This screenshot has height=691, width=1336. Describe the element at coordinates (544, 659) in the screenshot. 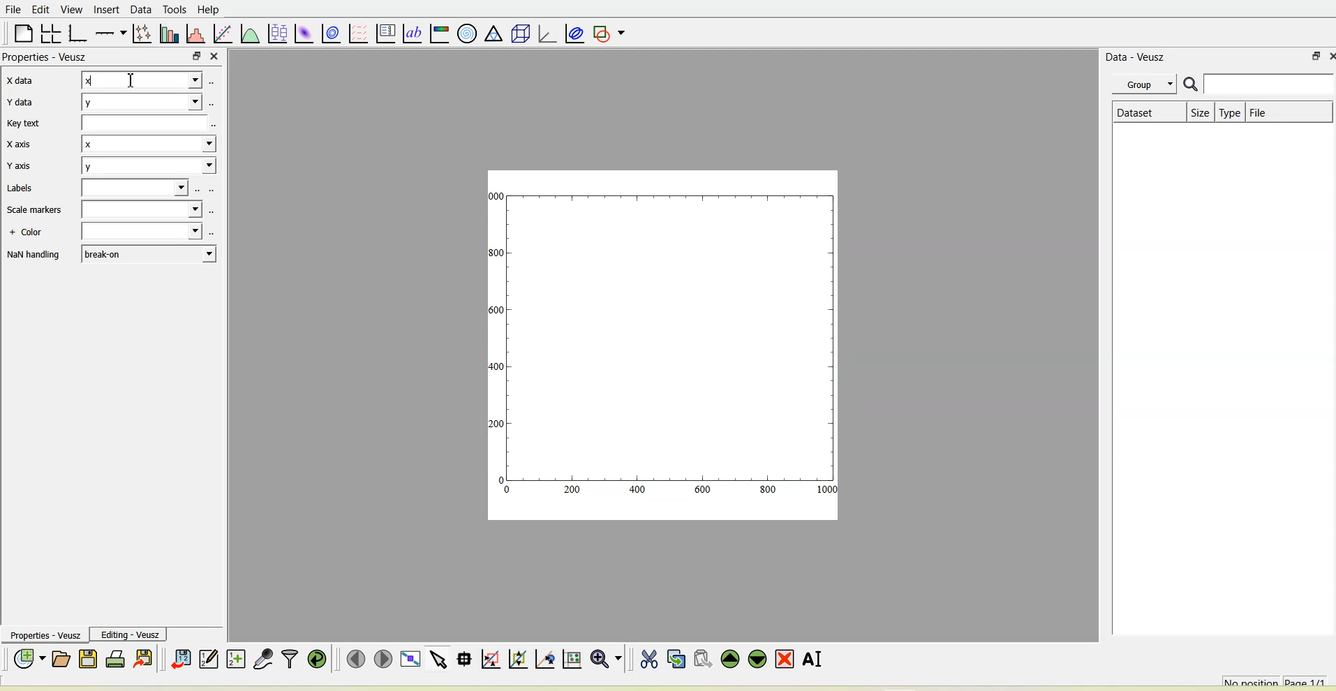

I see `Click to recenter graph axes` at that location.